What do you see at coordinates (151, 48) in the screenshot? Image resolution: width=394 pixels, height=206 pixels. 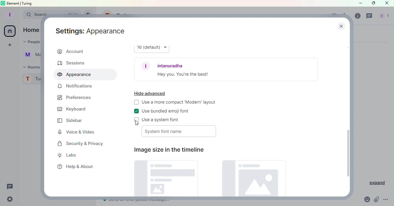 I see `16 (default)` at bounding box center [151, 48].